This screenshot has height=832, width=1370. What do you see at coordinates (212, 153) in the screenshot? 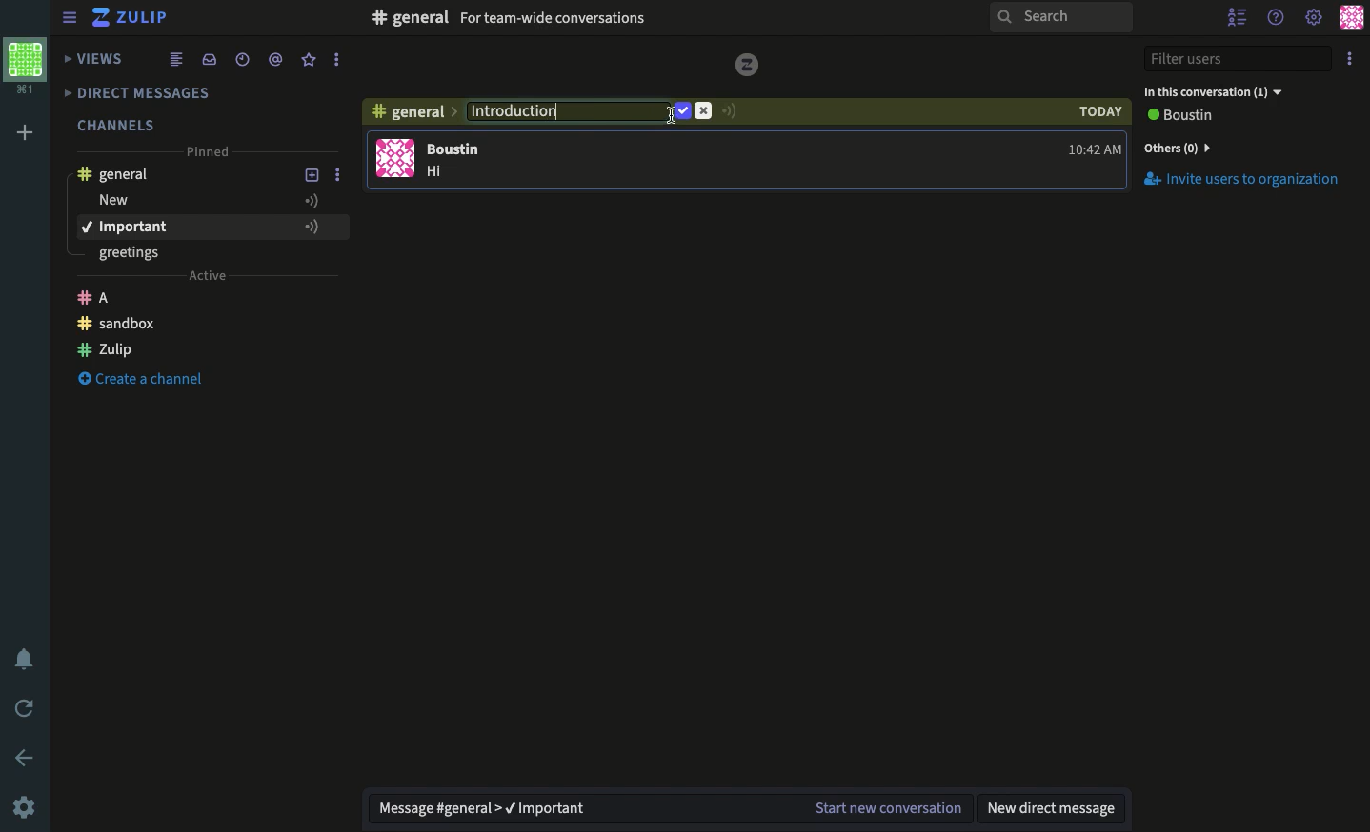
I see `Pinned` at bounding box center [212, 153].